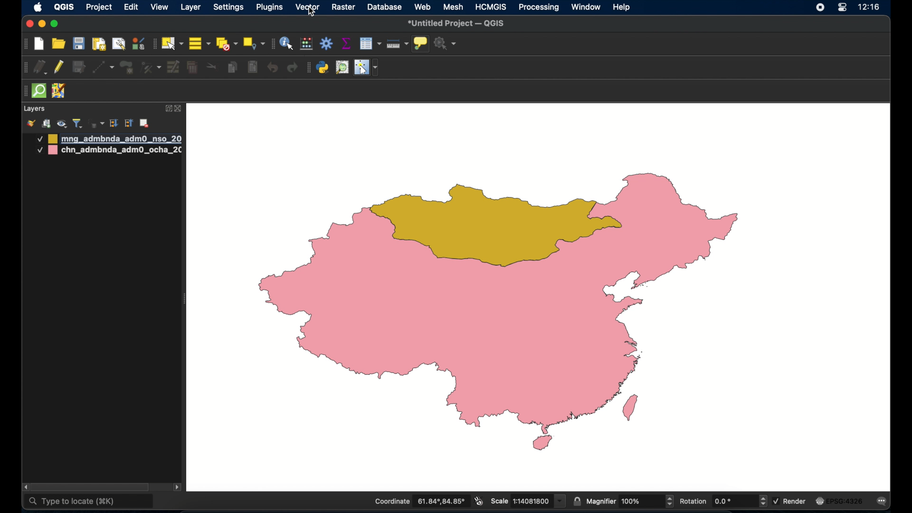 Image resolution: width=912 pixels, height=513 pixels. What do you see at coordinates (446, 44) in the screenshot?
I see `no action selected` at bounding box center [446, 44].